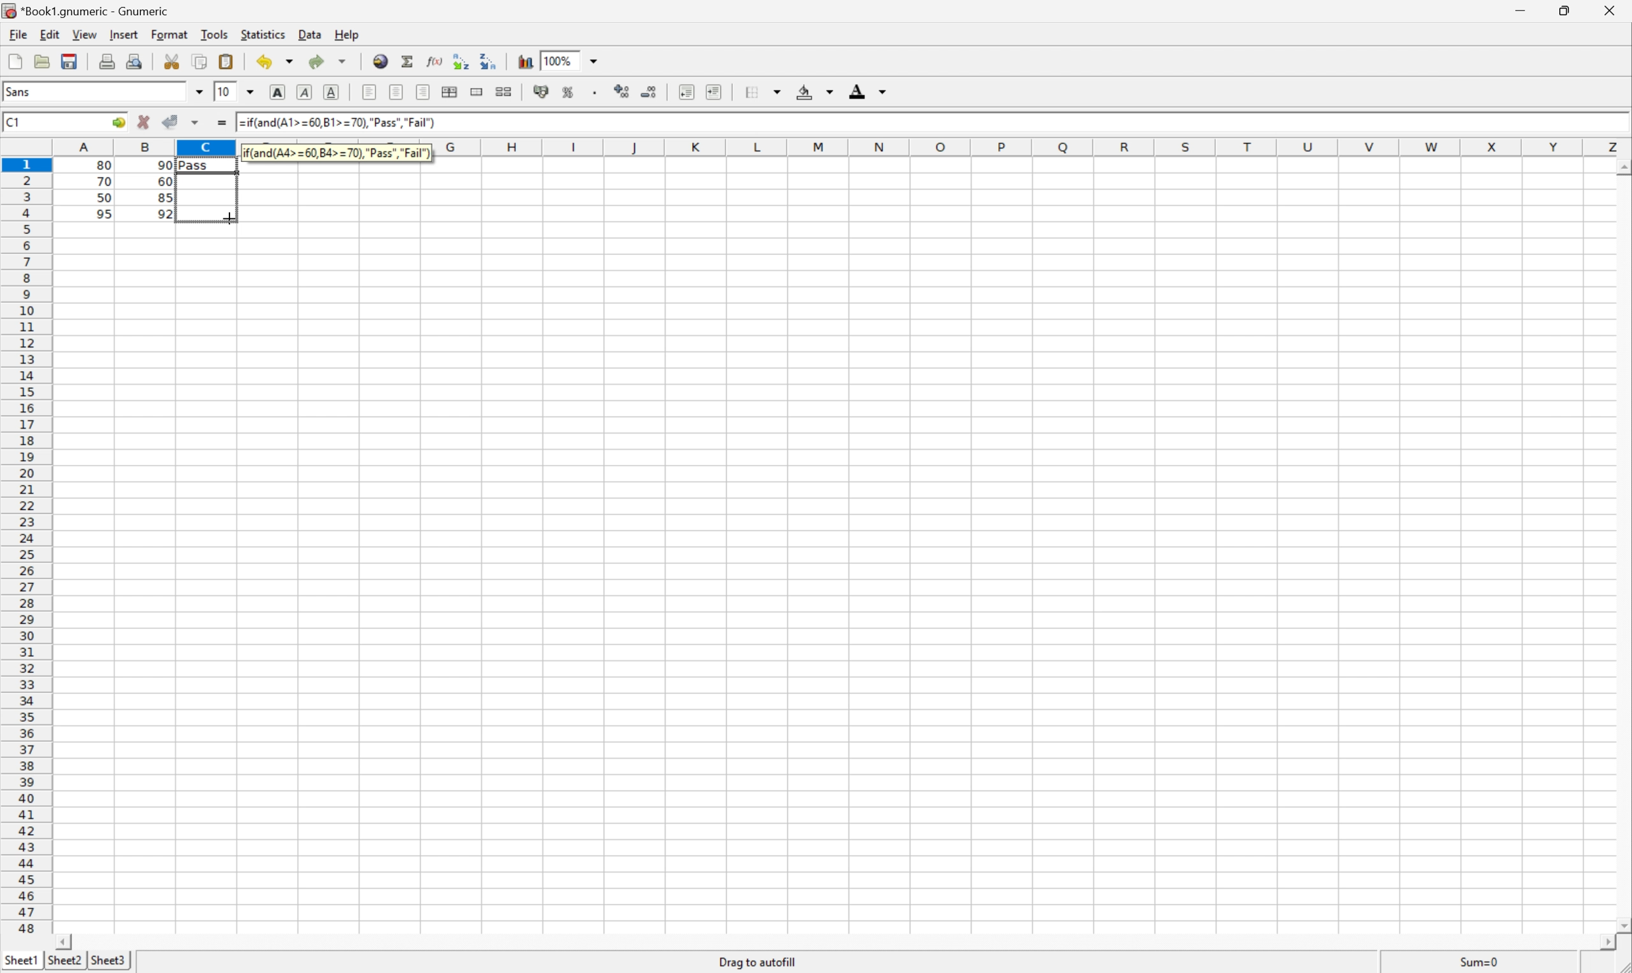 This screenshot has height=973, width=1632. I want to click on *Book1.gnumeric - Gnumeric, so click(84, 10).